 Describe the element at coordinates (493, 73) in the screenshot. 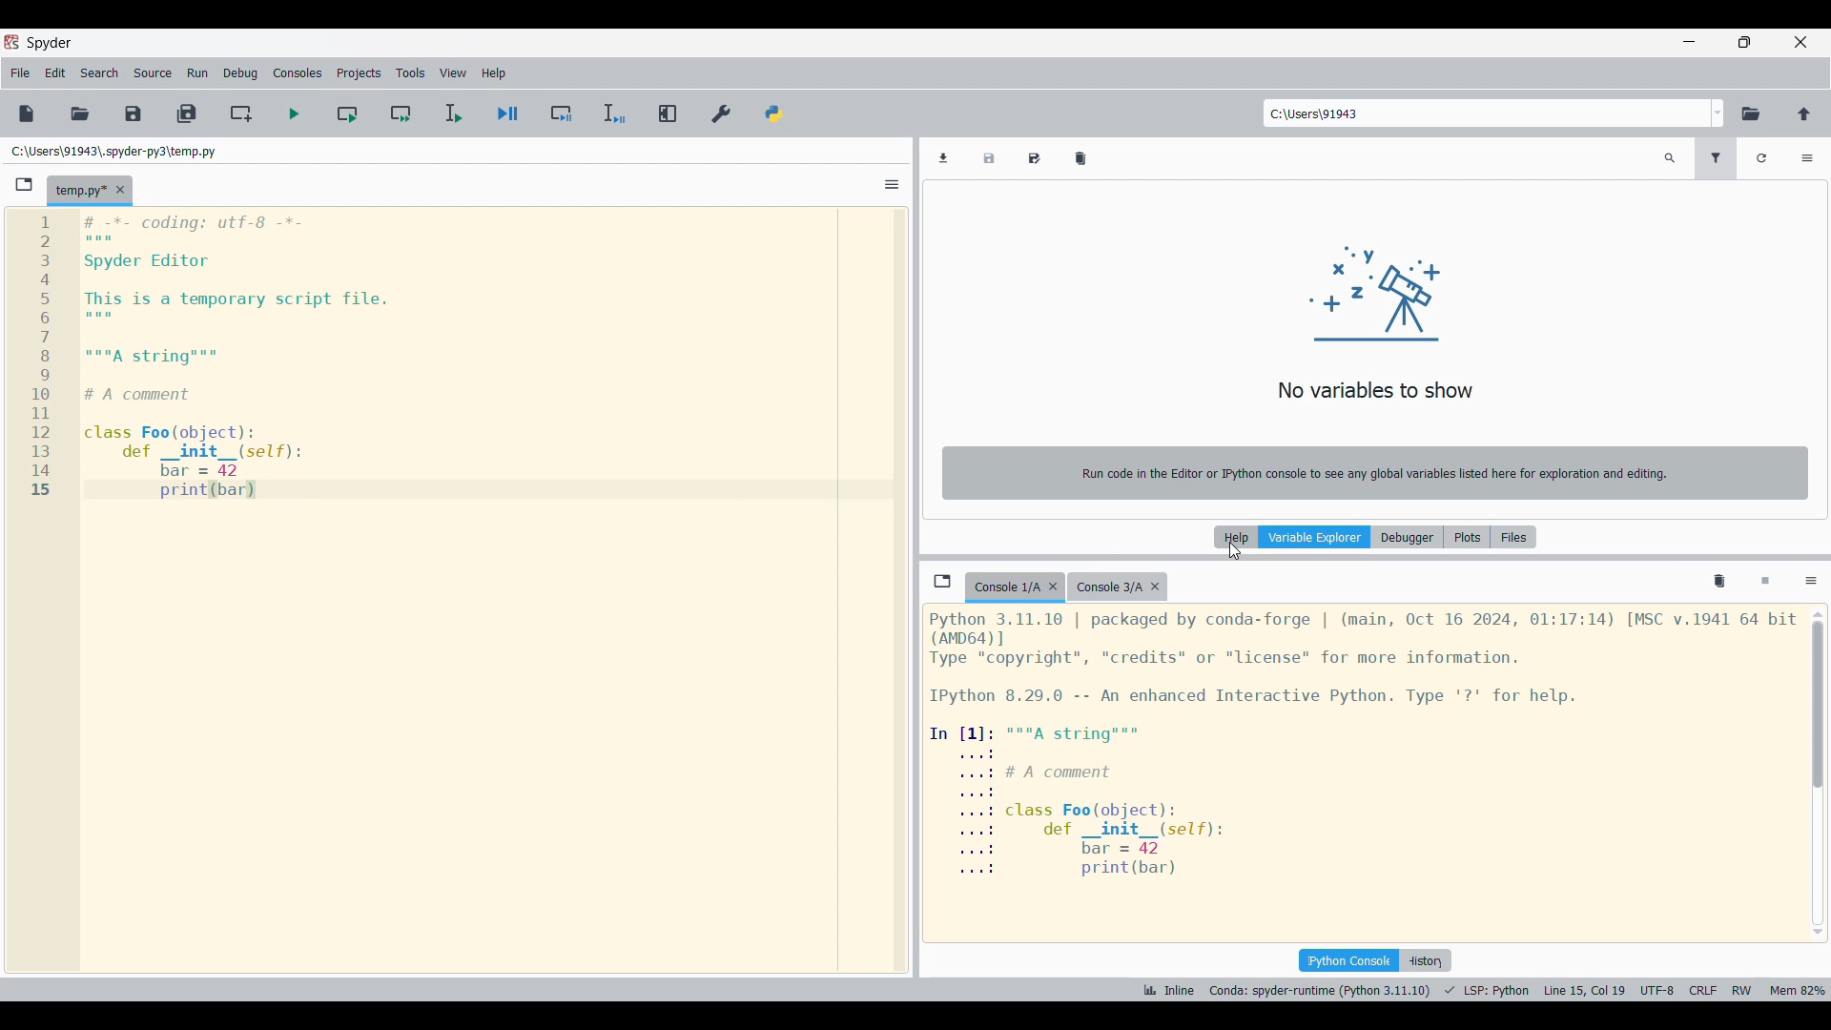

I see `Help menu` at that location.